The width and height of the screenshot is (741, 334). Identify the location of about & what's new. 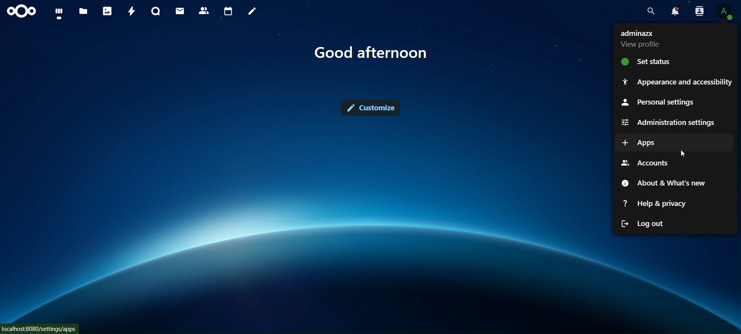
(661, 182).